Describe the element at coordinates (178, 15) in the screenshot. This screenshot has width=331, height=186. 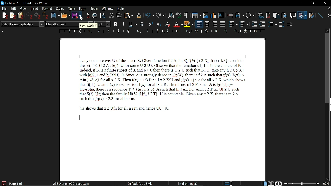
I see `Spell check` at that location.